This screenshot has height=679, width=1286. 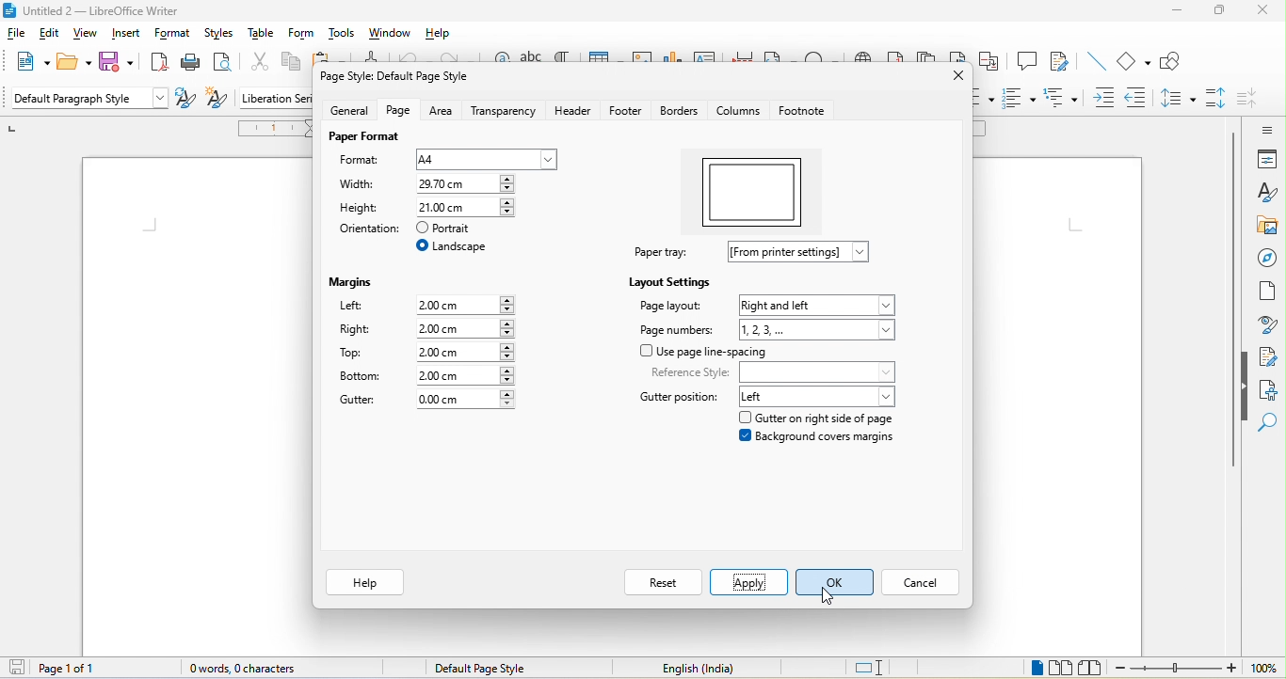 I want to click on page, so click(x=1268, y=297).